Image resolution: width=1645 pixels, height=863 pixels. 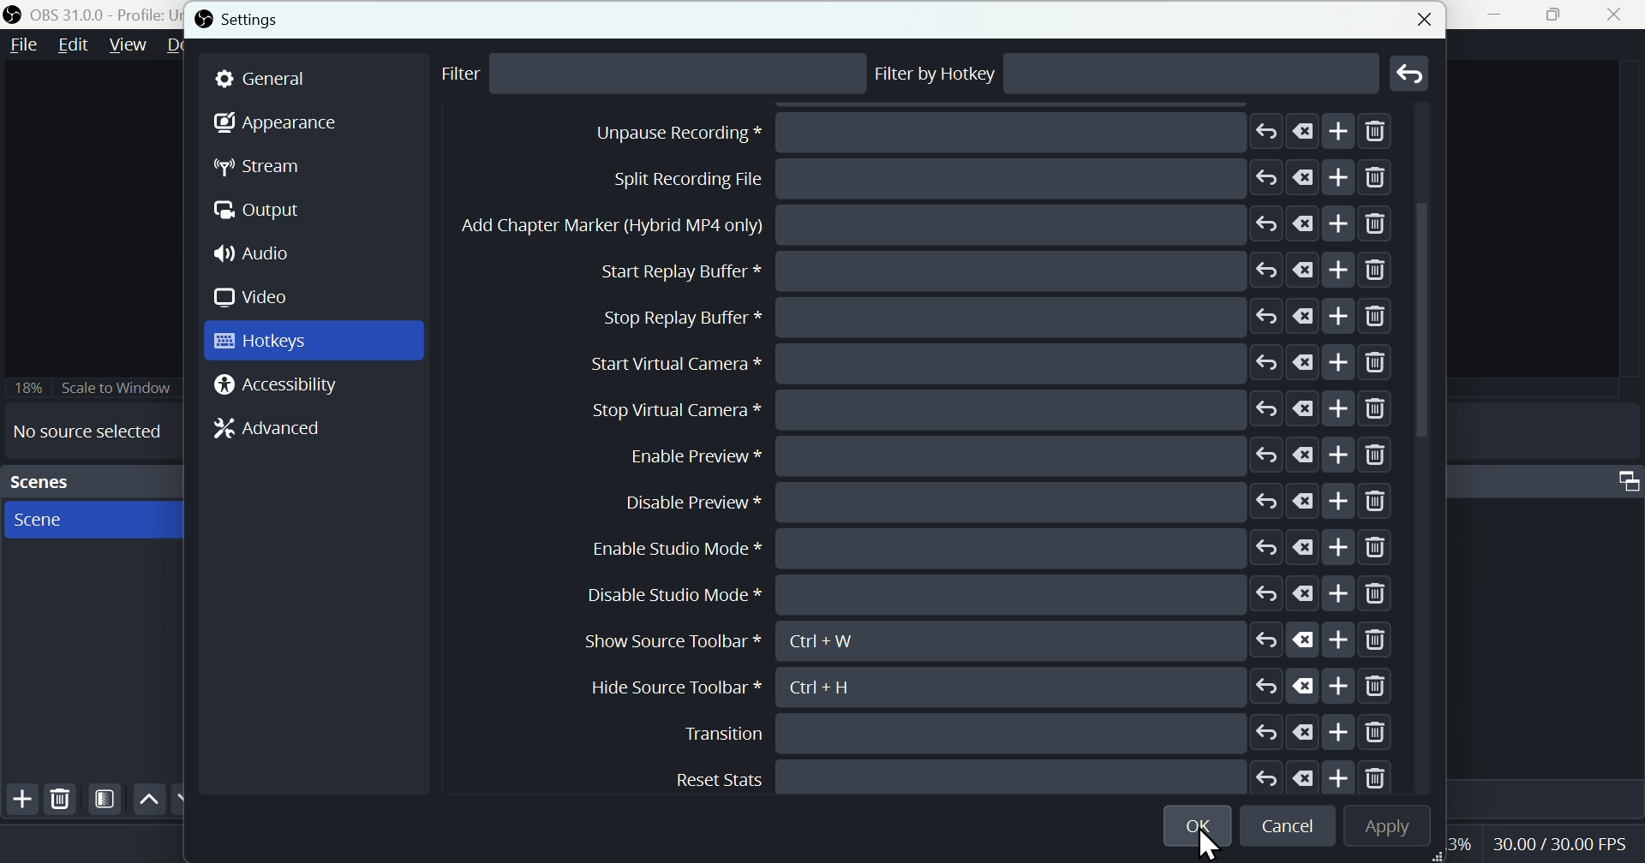 I want to click on Settings, so click(x=245, y=20).